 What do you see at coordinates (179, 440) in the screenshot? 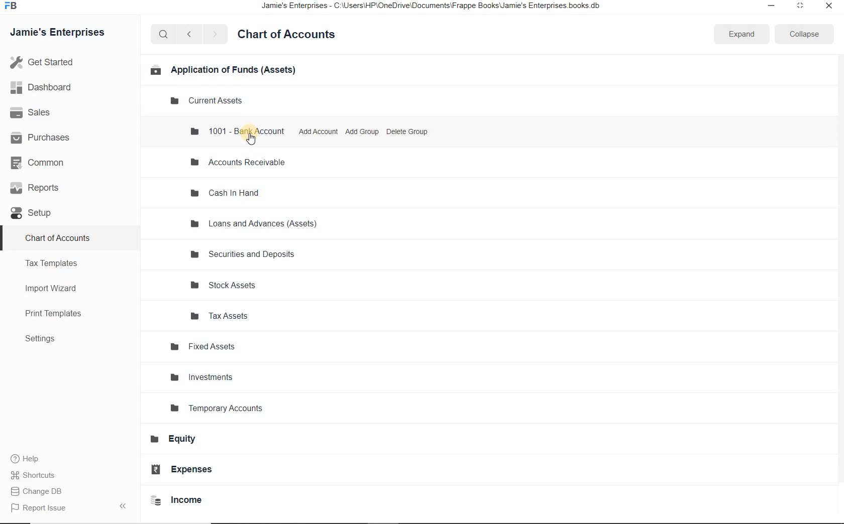
I see `Equity` at bounding box center [179, 440].